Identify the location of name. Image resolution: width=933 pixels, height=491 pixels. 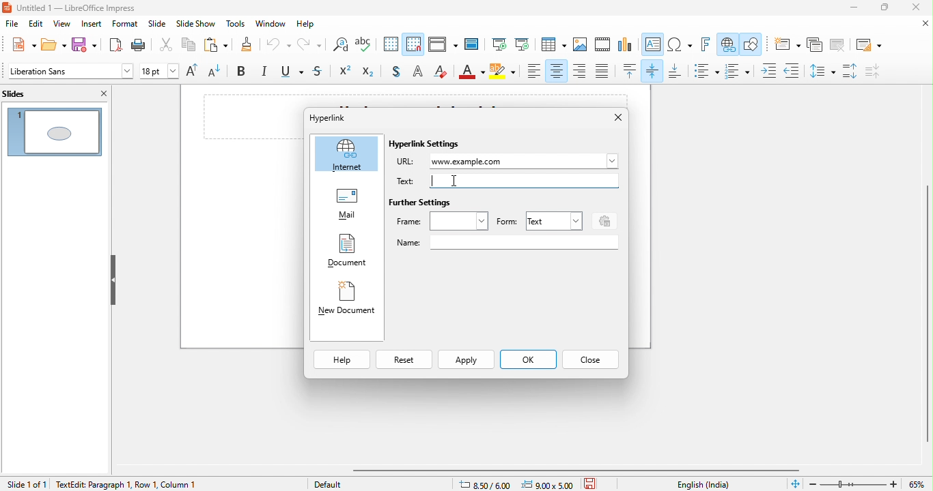
(507, 243).